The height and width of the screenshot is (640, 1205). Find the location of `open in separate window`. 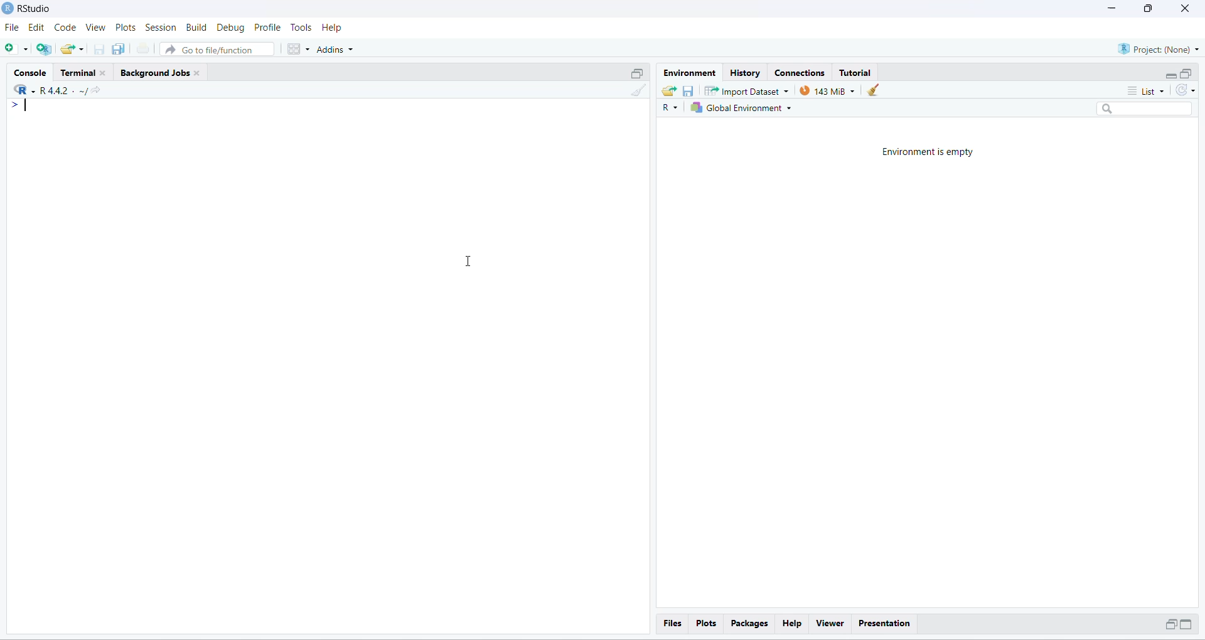

open in separate window is located at coordinates (1169, 624).